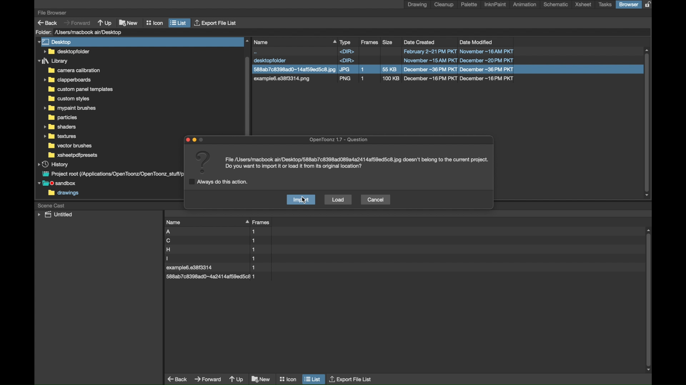 The height and width of the screenshot is (385, 686). Describe the element at coordinates (376, 199) in the screenshot. I see `cancel` at that location.